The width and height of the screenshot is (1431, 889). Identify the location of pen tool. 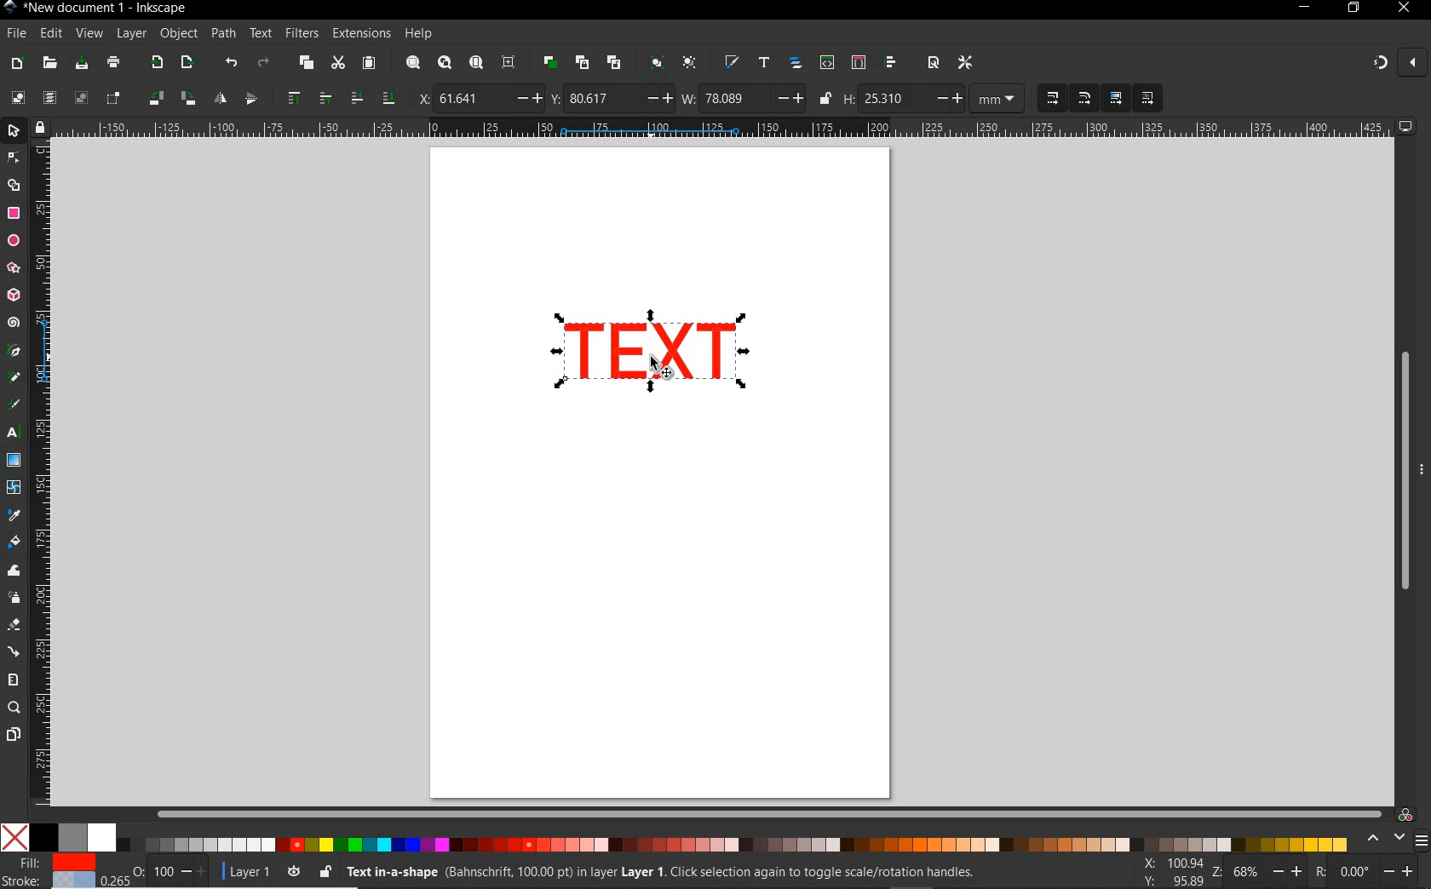
(13, 351).